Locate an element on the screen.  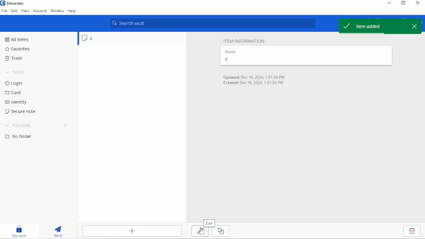
Edit is located at coordinates (209, 222).